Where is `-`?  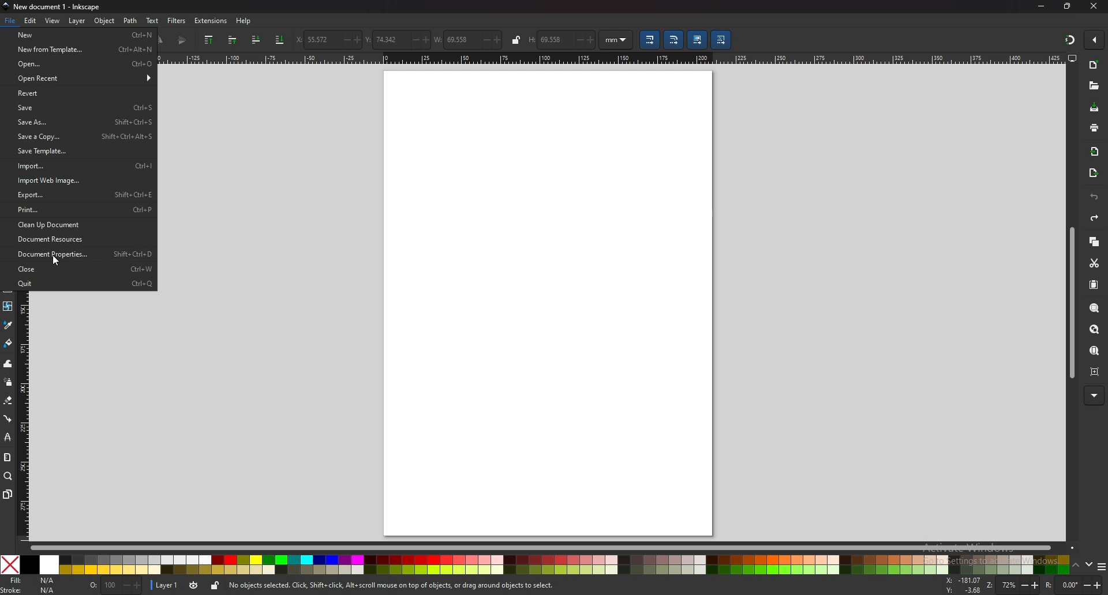 - is located at coordinates (578, 40).